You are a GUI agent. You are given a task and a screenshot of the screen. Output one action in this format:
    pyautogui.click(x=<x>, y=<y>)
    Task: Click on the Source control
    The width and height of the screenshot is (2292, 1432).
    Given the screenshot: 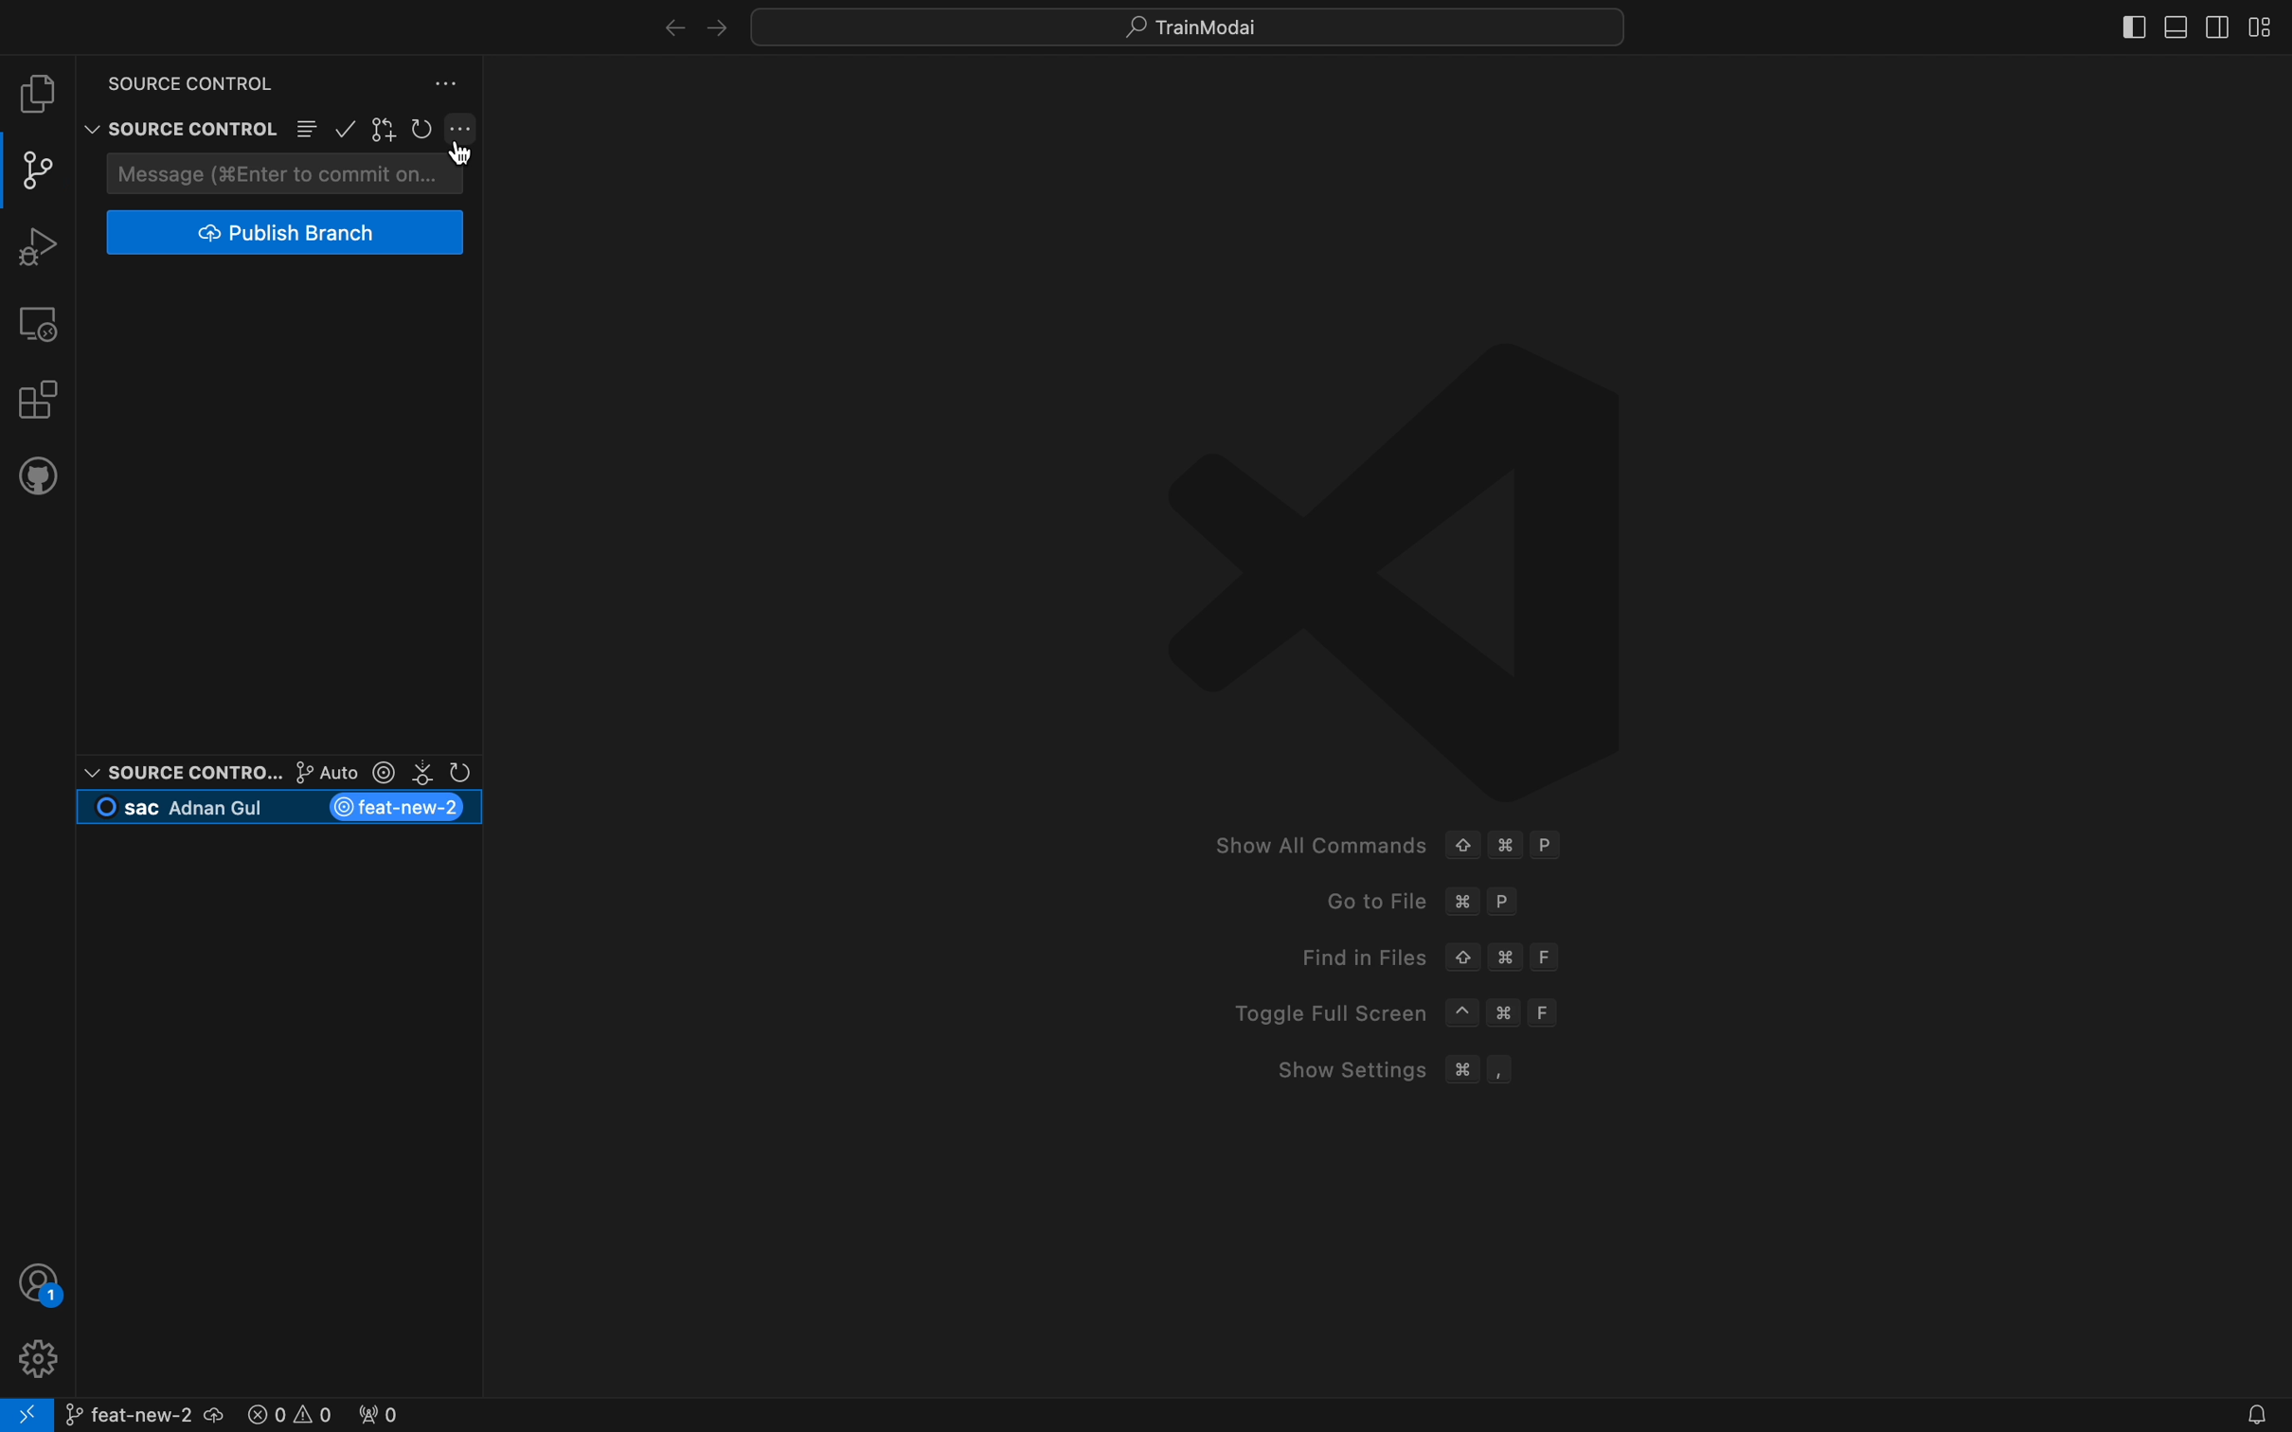 What is the action you would take?
    pyautogui.click(x=177, y=110)
    